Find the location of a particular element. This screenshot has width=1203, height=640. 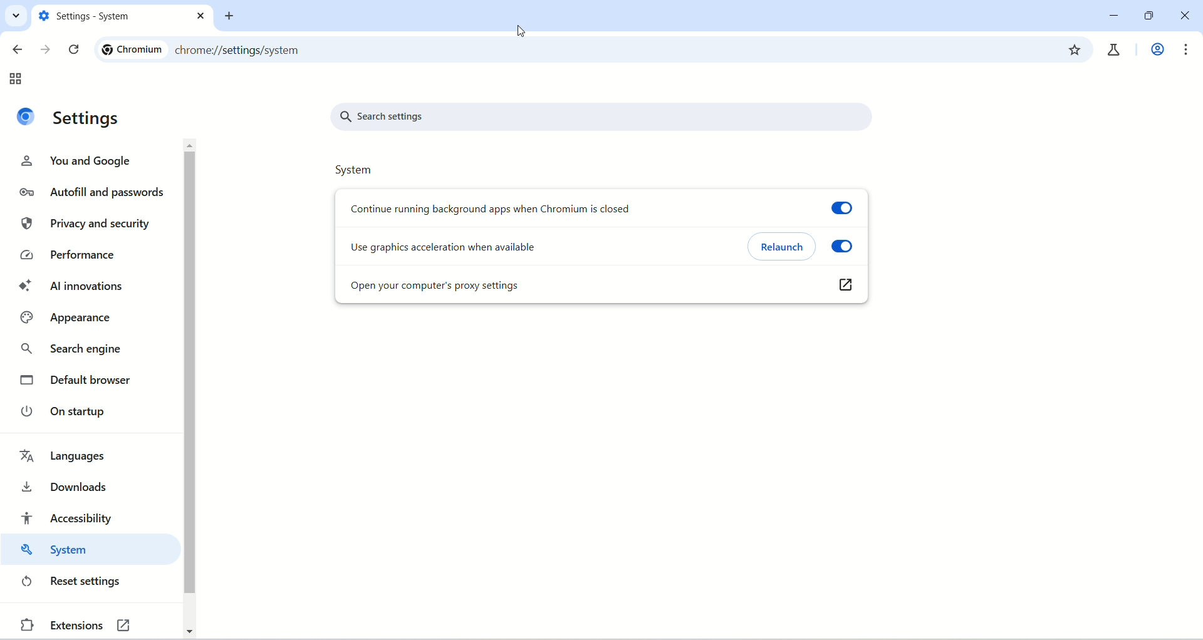

maximize is located at coordinates (1146, 16).